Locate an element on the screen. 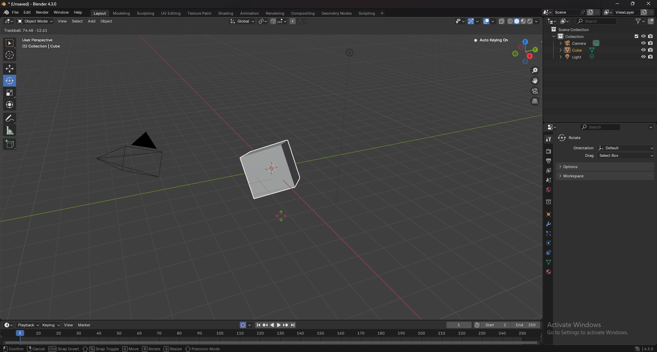  camera is located at coordinates (581, 43).